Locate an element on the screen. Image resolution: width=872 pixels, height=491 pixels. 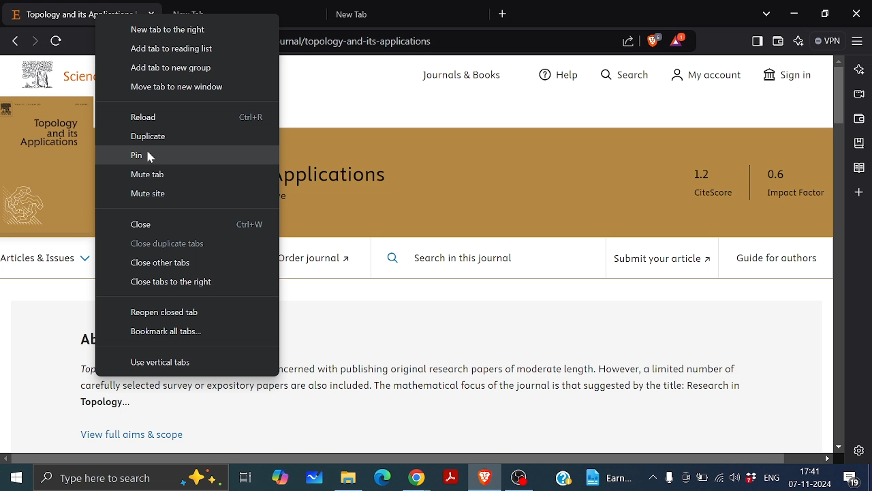
Articles & Issues is located at coordinates (47, 259).